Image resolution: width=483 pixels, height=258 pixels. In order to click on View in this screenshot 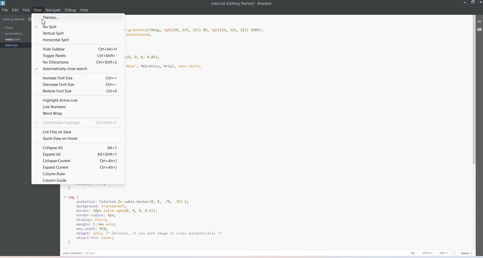, I will do `click(38, 10)`.